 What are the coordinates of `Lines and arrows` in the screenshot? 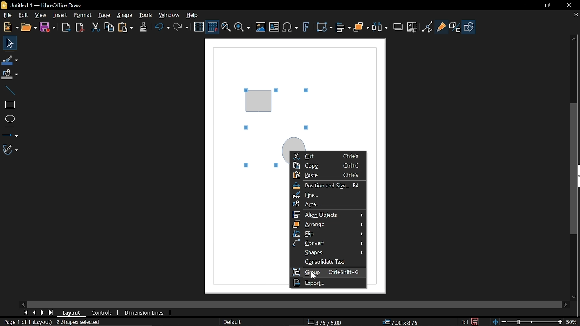 It's located at (10, 133).